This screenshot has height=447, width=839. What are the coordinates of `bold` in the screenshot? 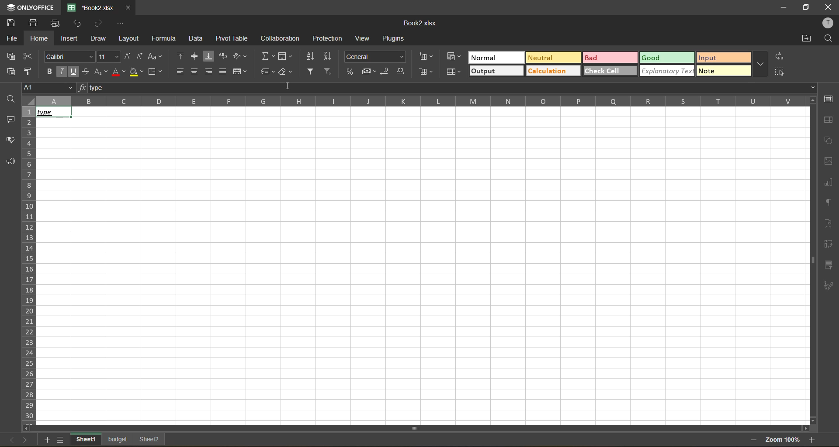 It's located at (49, 72).